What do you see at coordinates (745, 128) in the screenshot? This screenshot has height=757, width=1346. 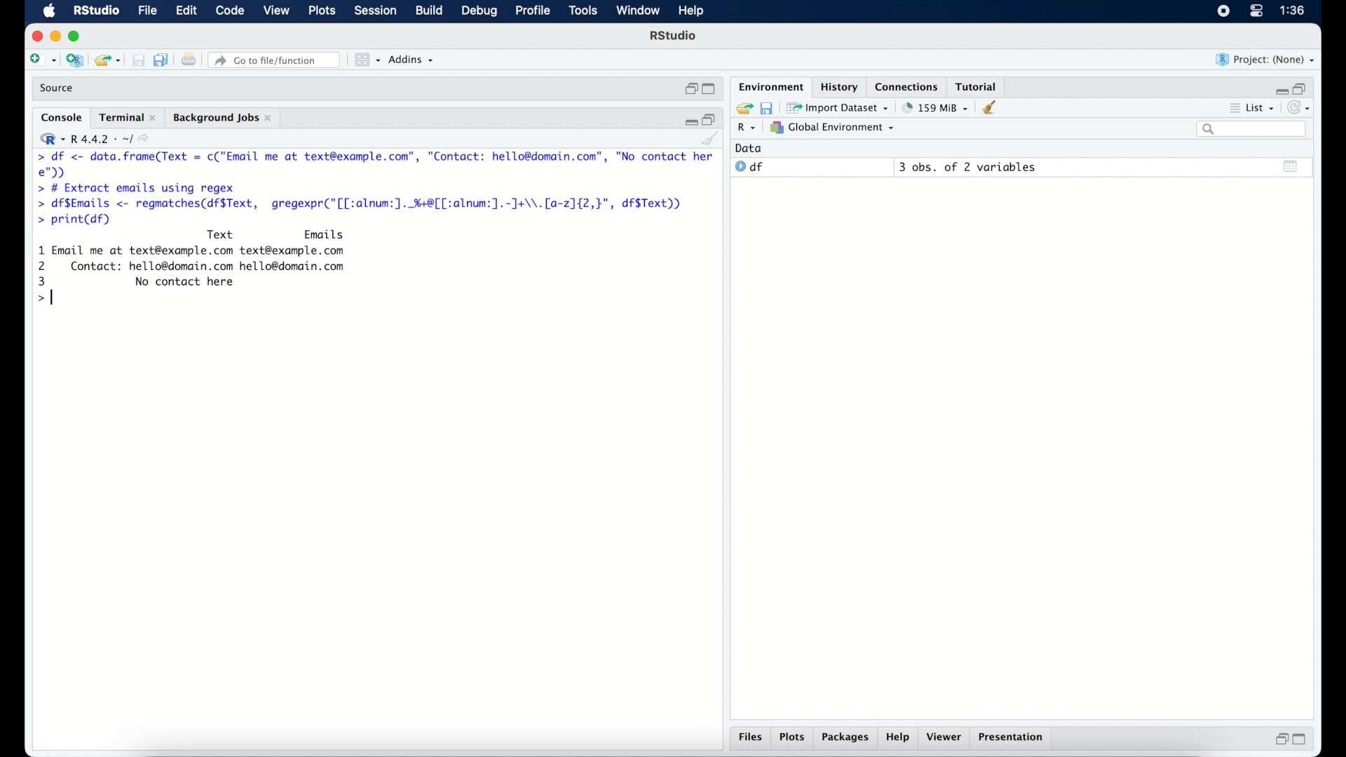 I see `R` at bounding box center [745, 128].